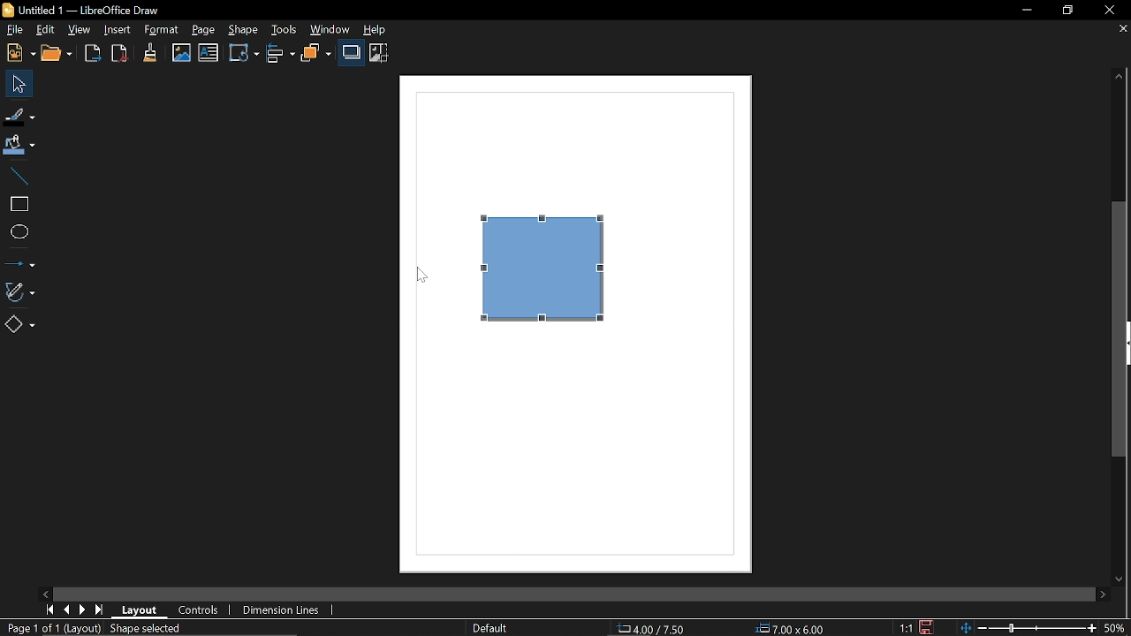  What do you see at coordinates (382, 29) in the screenshot?
I see `Help` at bounding box center [382, 29].